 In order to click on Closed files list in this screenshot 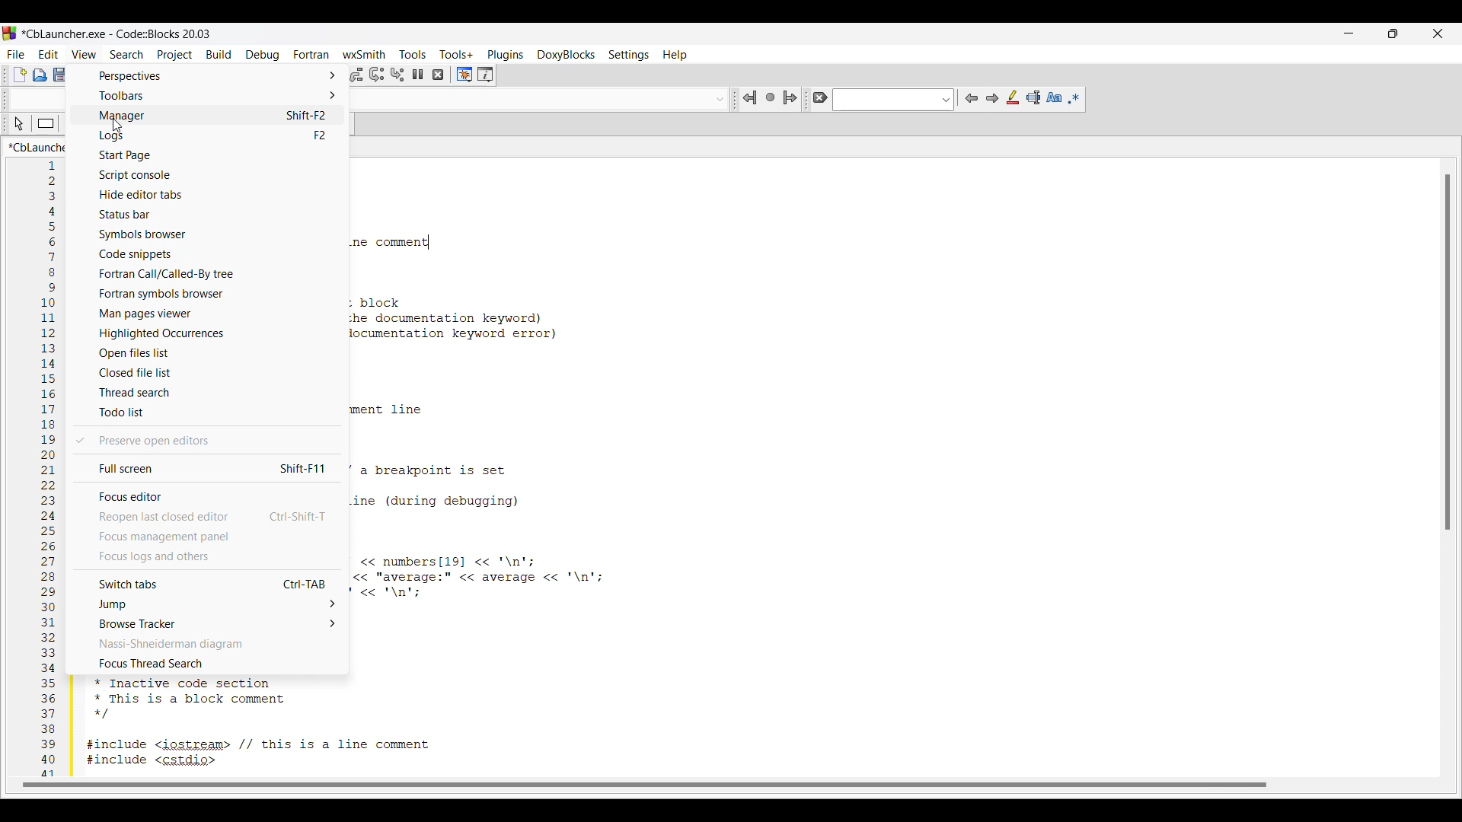, I will do `click(209, 373)`.